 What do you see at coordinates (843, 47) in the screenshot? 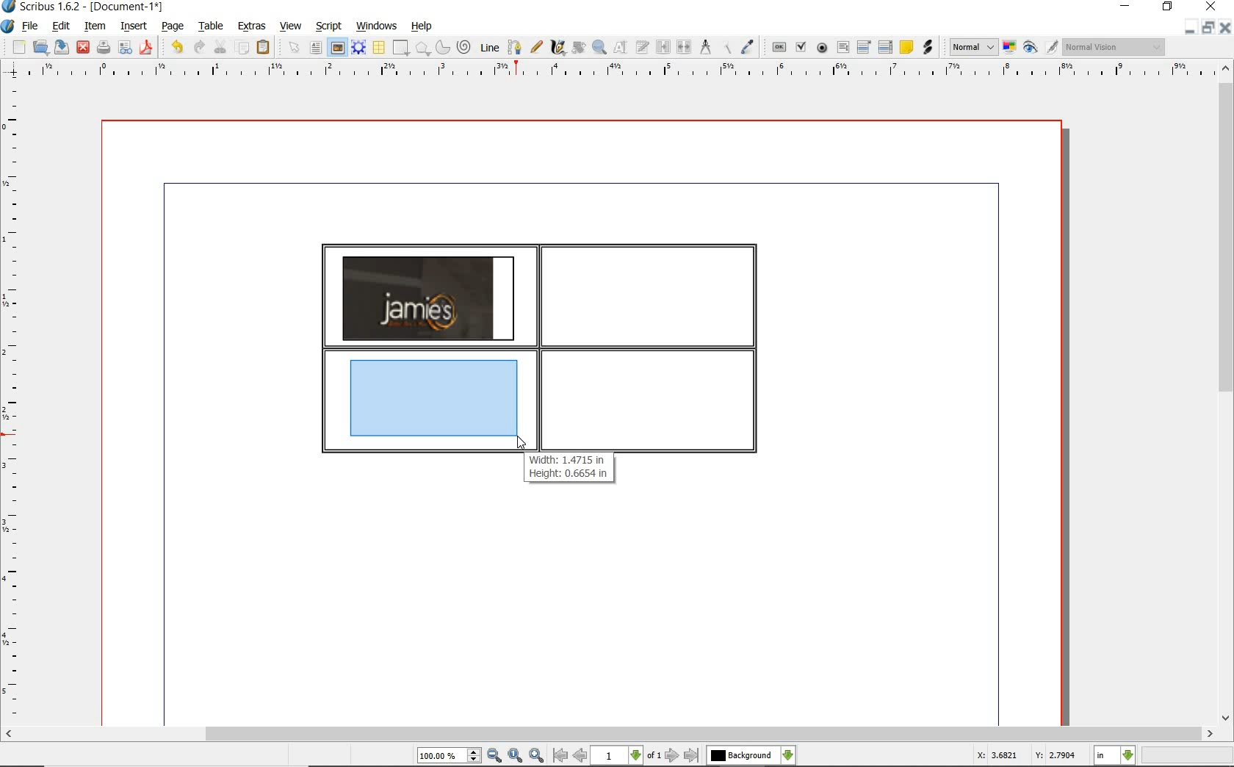
I see `pdf text field` at bounding box center [843, 47].